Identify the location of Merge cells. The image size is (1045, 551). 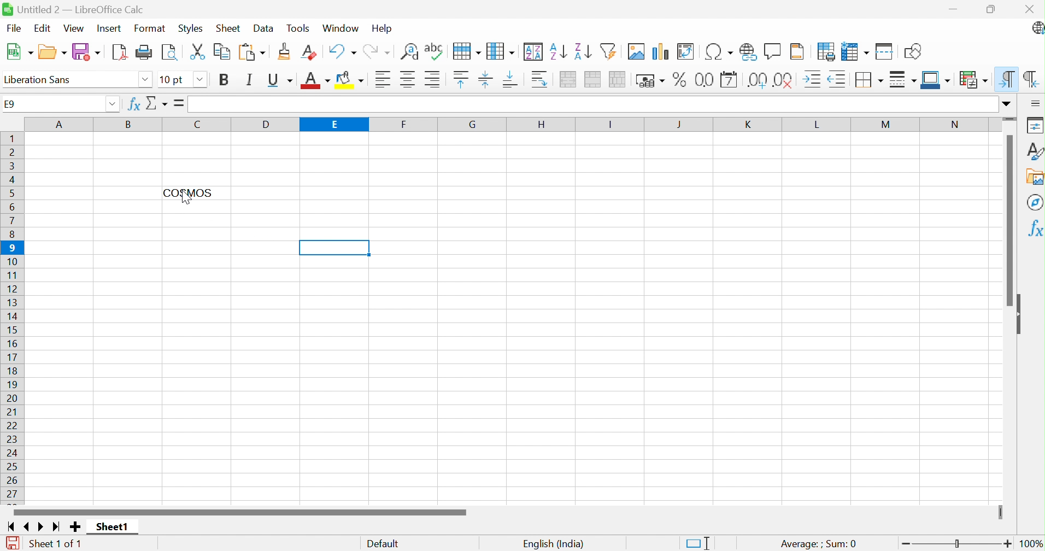
(593, 79).